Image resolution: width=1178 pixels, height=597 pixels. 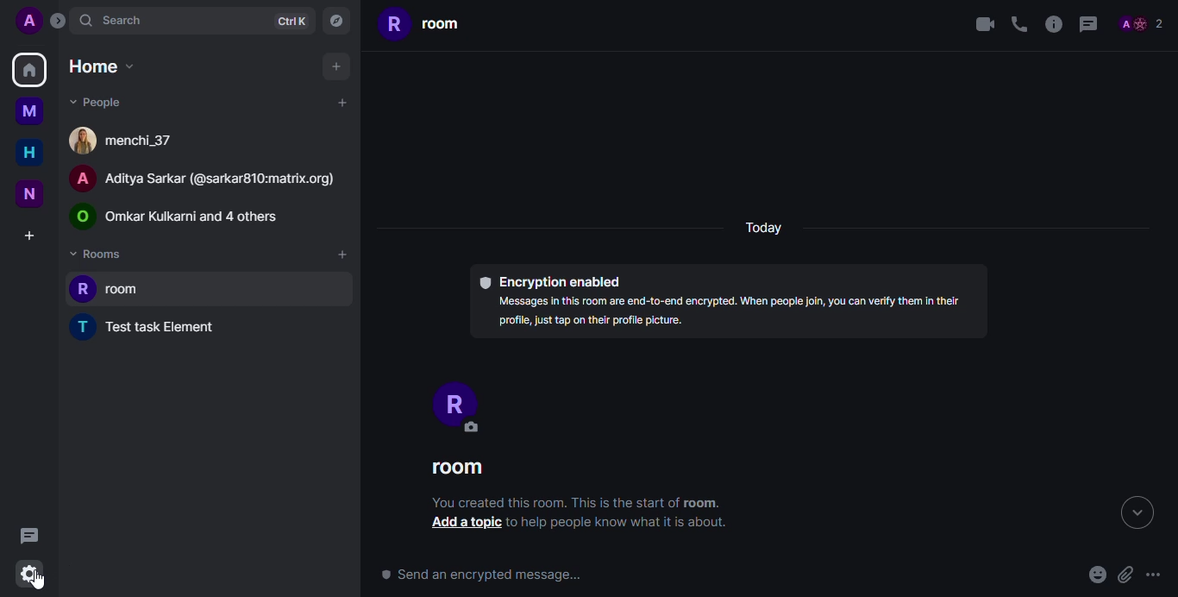 I want to click on video call, so click(x=982, y=24).